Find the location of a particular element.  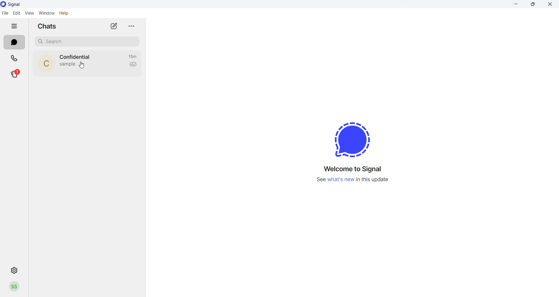

maximize is located at coordinates (534, 6).